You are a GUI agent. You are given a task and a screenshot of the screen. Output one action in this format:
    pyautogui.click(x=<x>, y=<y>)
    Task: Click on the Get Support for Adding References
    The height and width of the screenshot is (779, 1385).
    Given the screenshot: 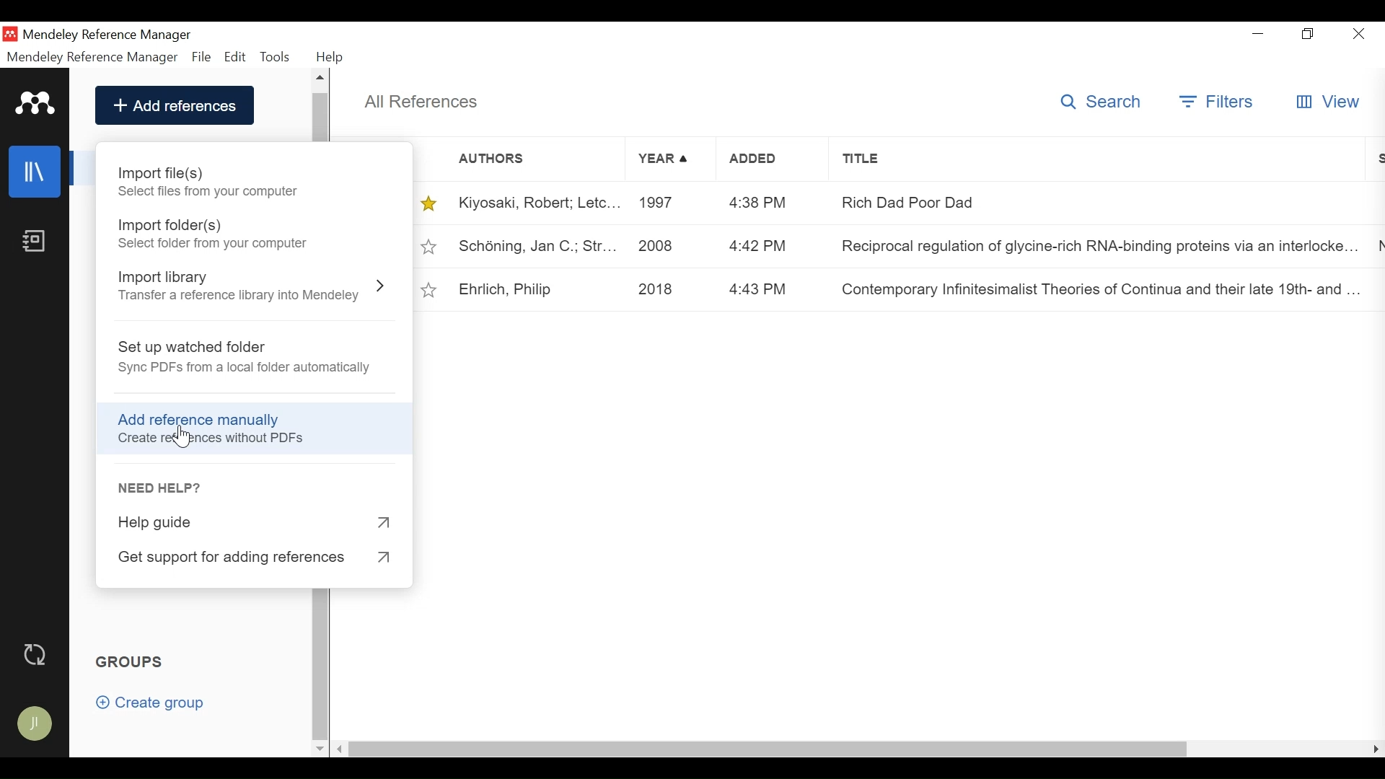 What is the action you would take?
    pyautogui.click(x=254, y=558)
    